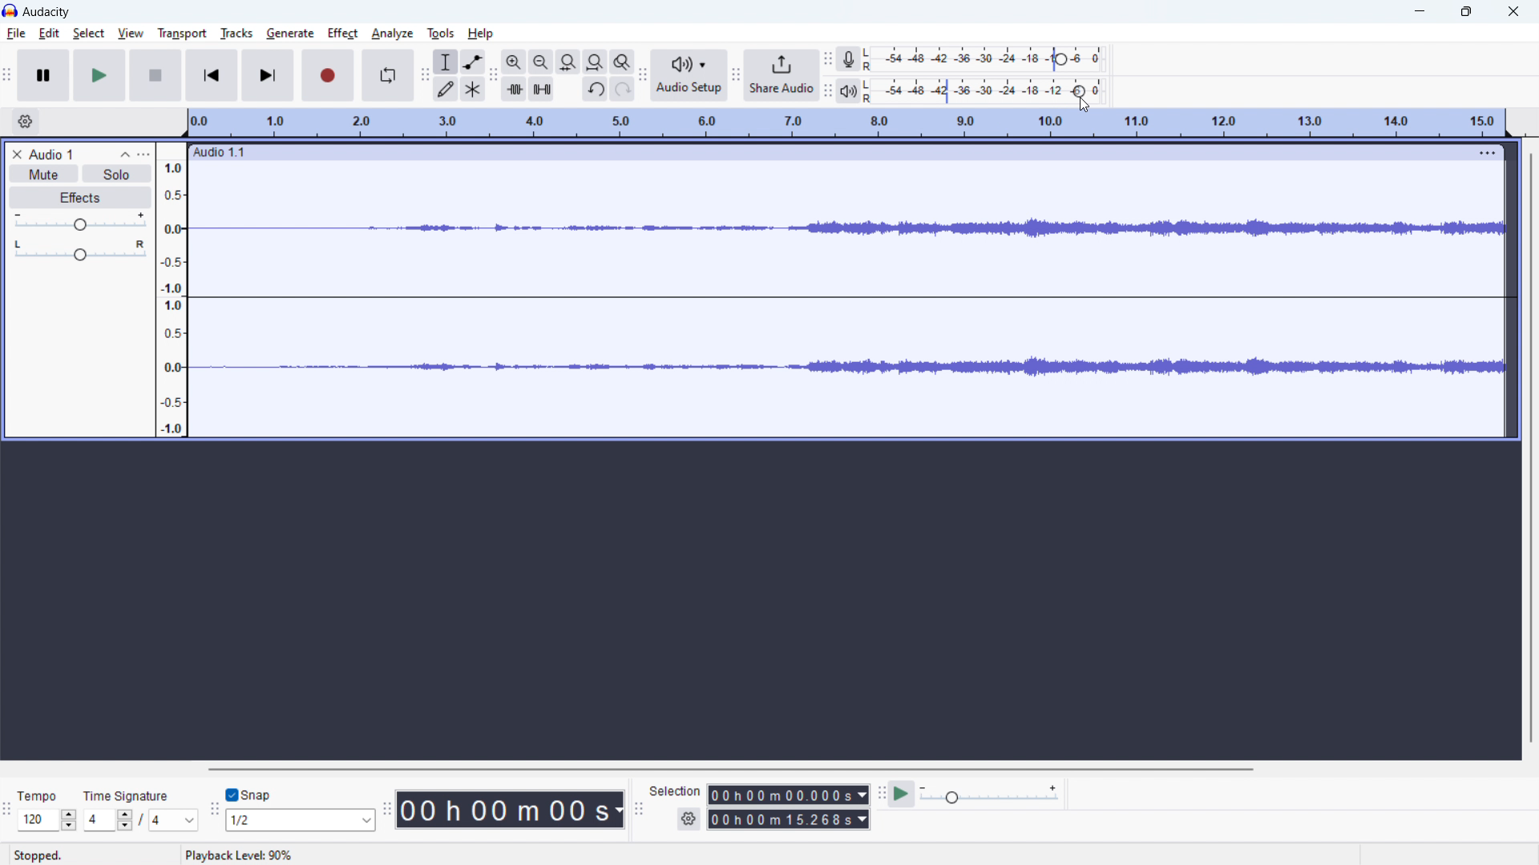 This screenshot has height=865, width=1539. I want to click on delete audio, so click(16, 154).